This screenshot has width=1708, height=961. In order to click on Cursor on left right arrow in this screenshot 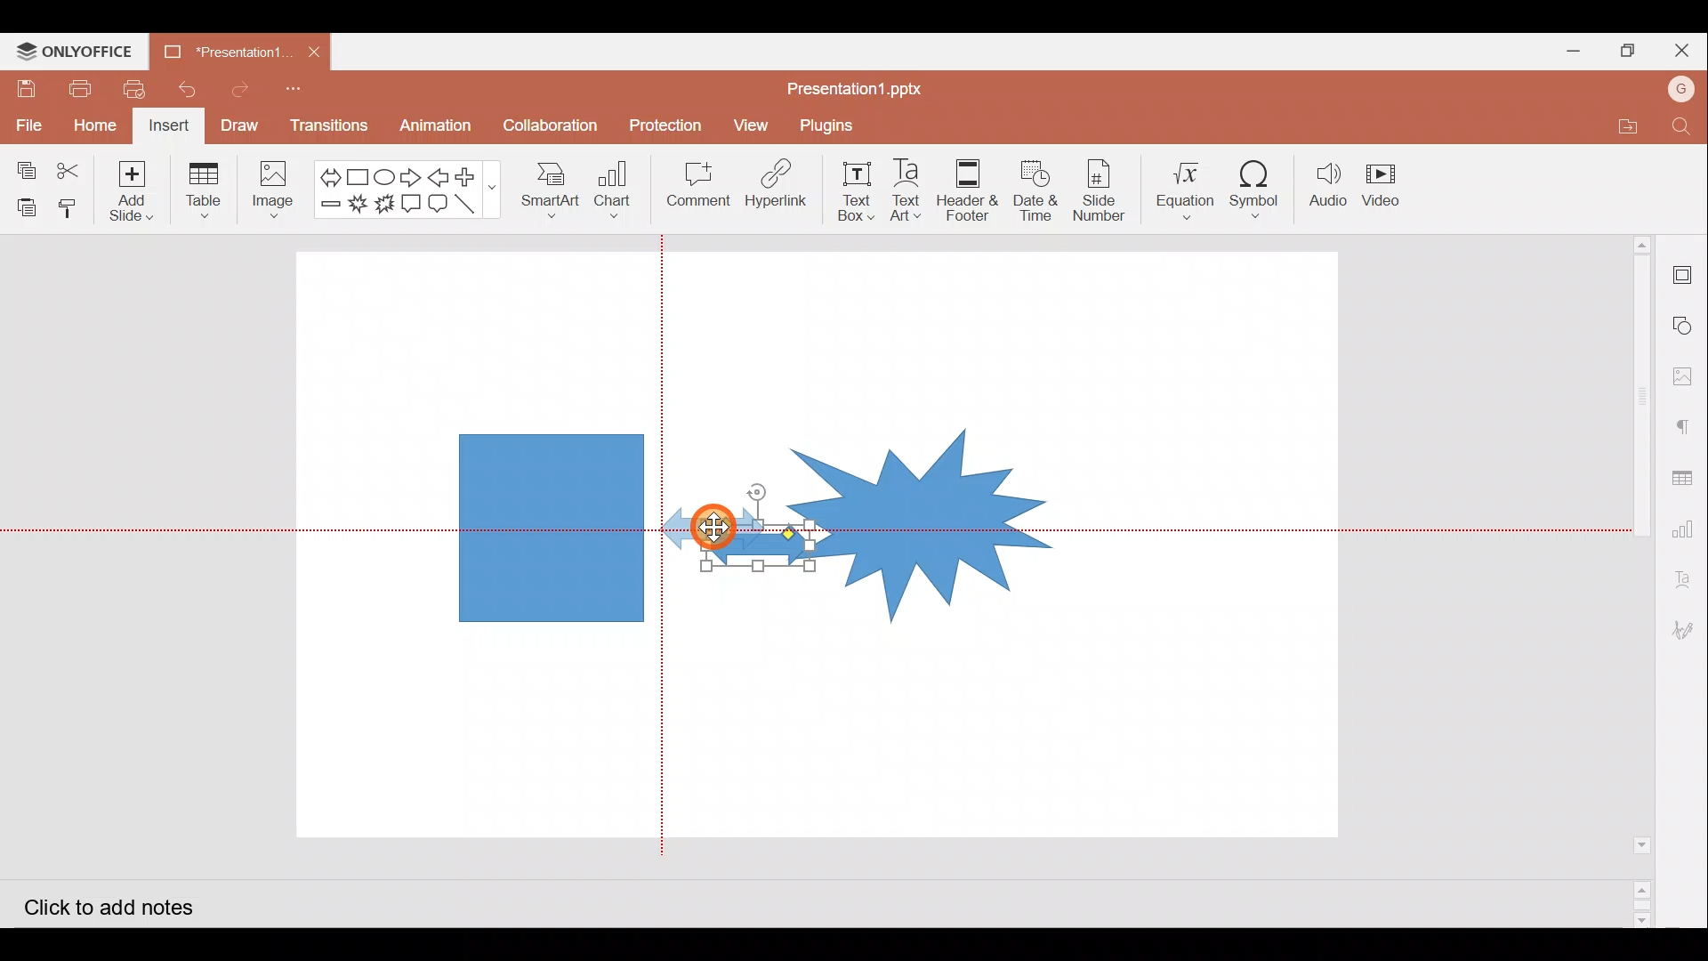, I will do `click(712, 505)`.